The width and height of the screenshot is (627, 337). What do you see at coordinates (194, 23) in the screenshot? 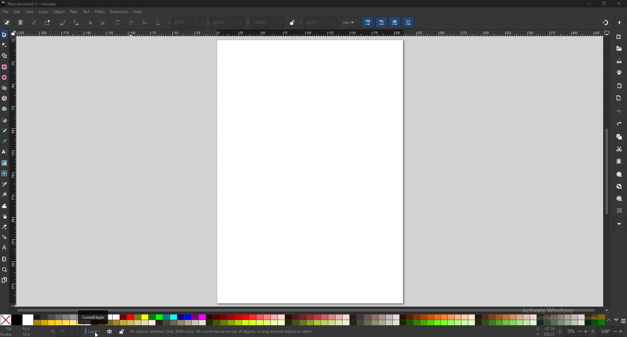
I see `decrease` at bounding box center [194, 23].